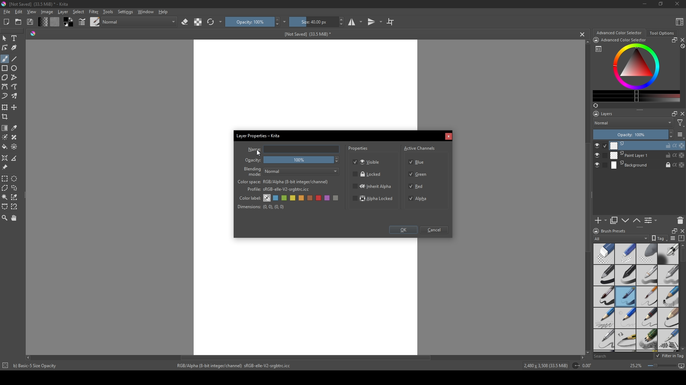  What do you see at coordinates (635, 366) in the screenshot?
I see `25.2%` at bounding box center [635, 366].